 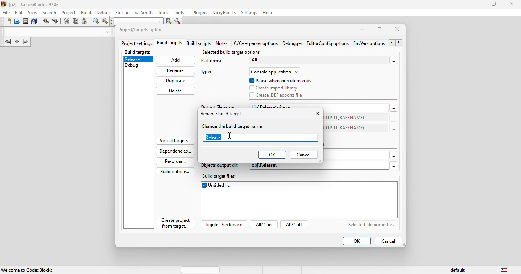 What do you see at coordinates (284, 106) in the screenshot?
I see `bin\Release\p2.exe` at bounding box center [284, 106].